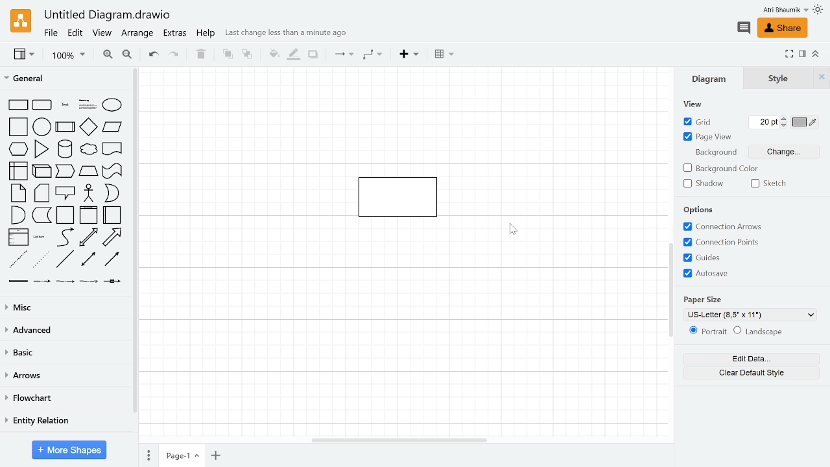 This screenshot has width=830, height=467. What do you see at coordinates (110, 55) in the screenshot?
I see `Zoom in` at bounding box center [110, 55].